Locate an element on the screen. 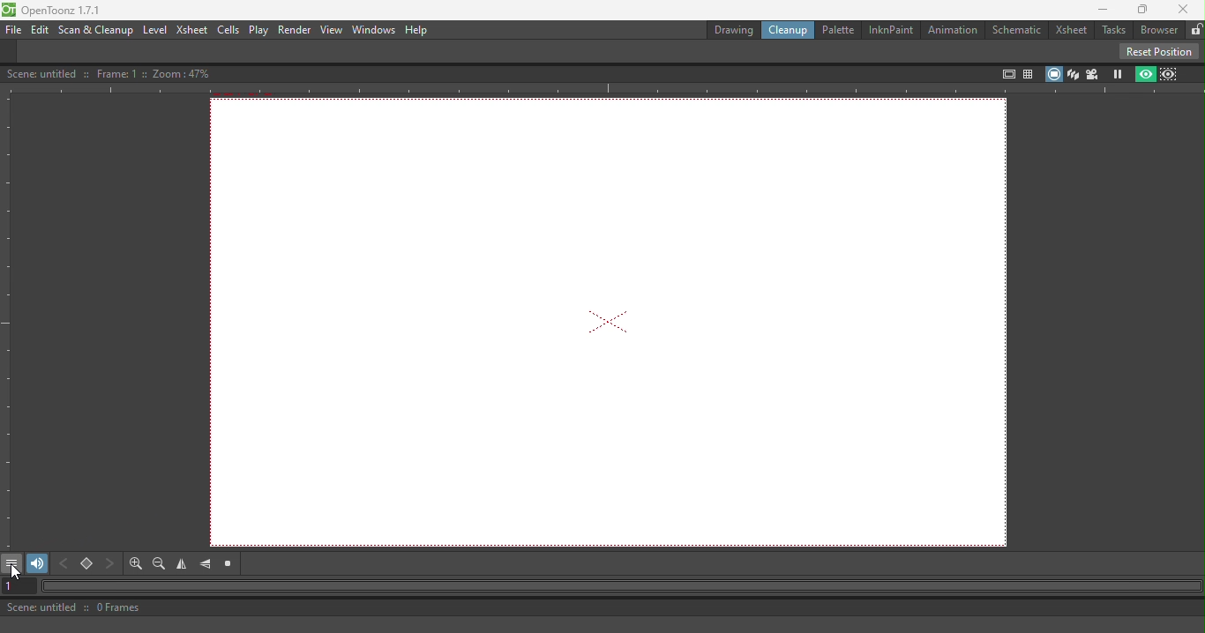  Lock rooms tab is located at coordinates (1193, 28).